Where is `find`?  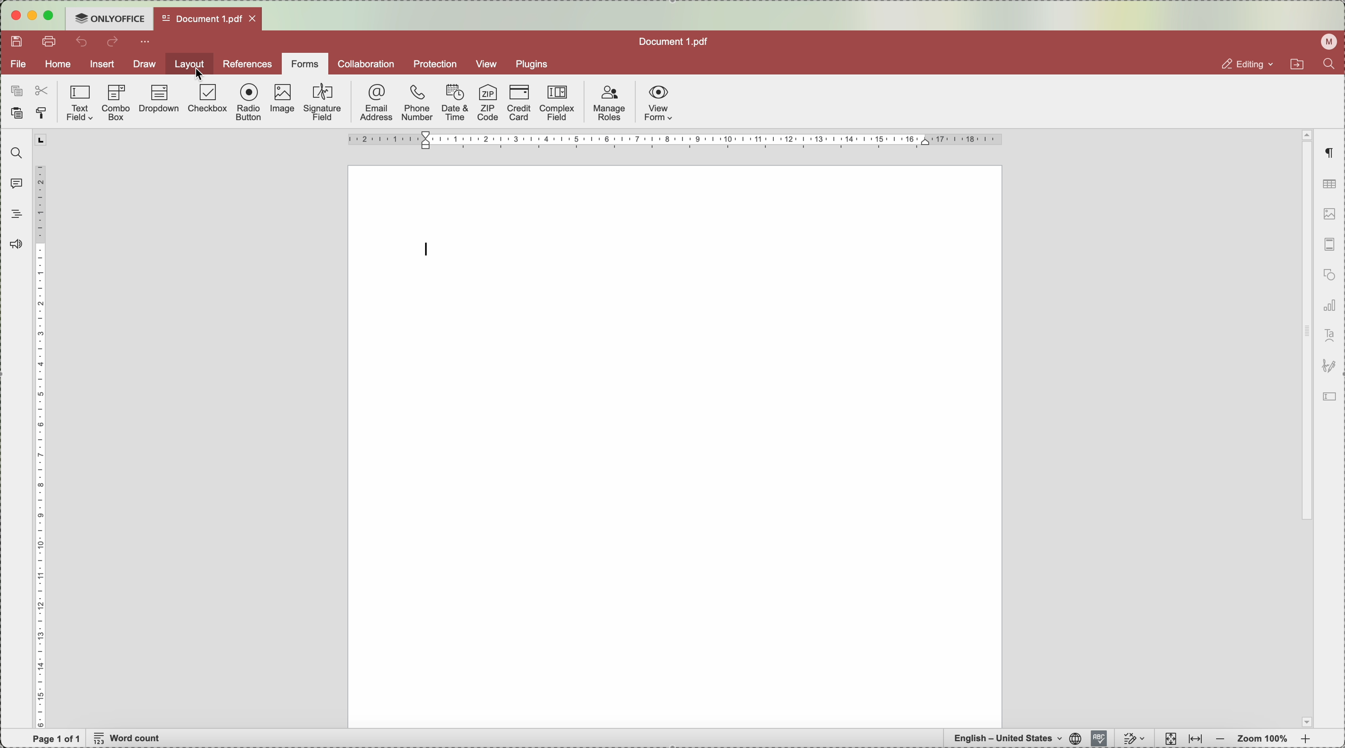
find is located at coordinates (14, 153).